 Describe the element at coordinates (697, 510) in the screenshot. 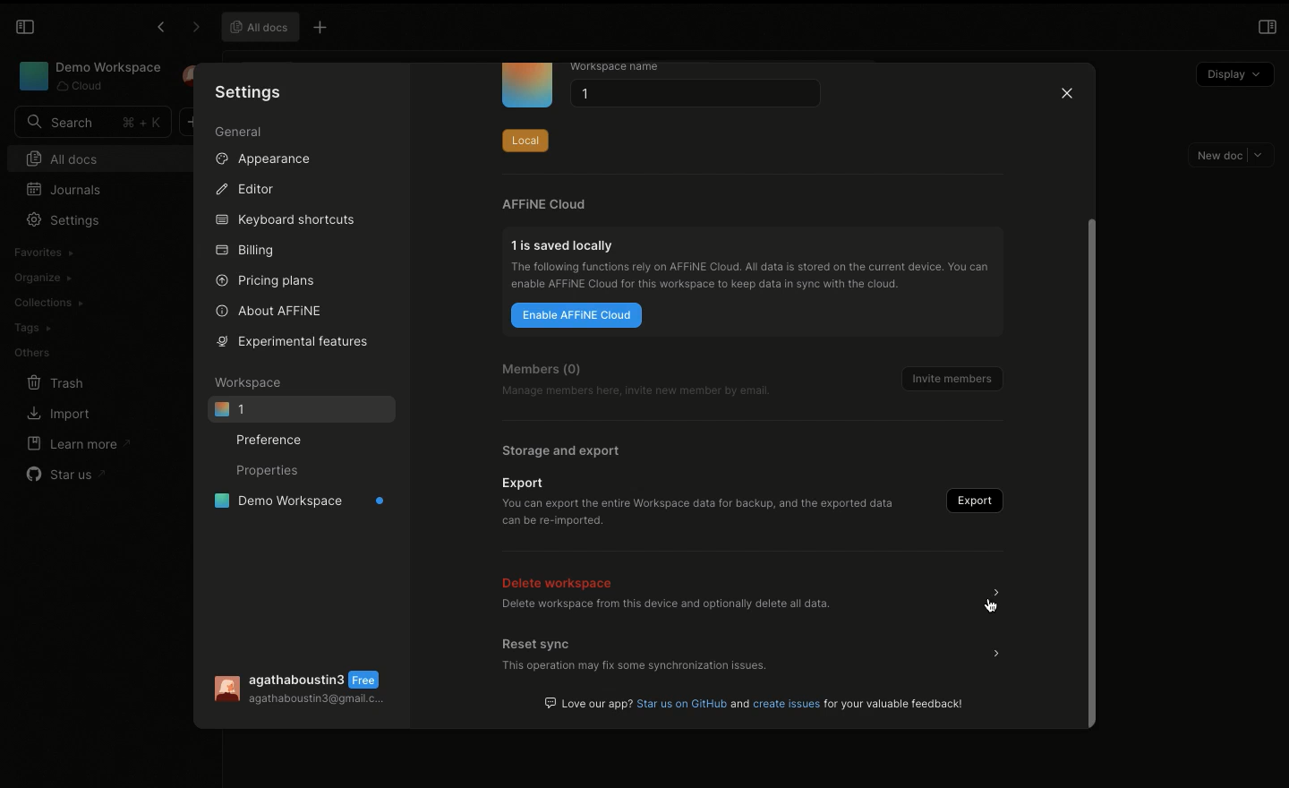

I see `You can export the entire Workspace data for backup, and the exported datacan be re-imported.` at that location.